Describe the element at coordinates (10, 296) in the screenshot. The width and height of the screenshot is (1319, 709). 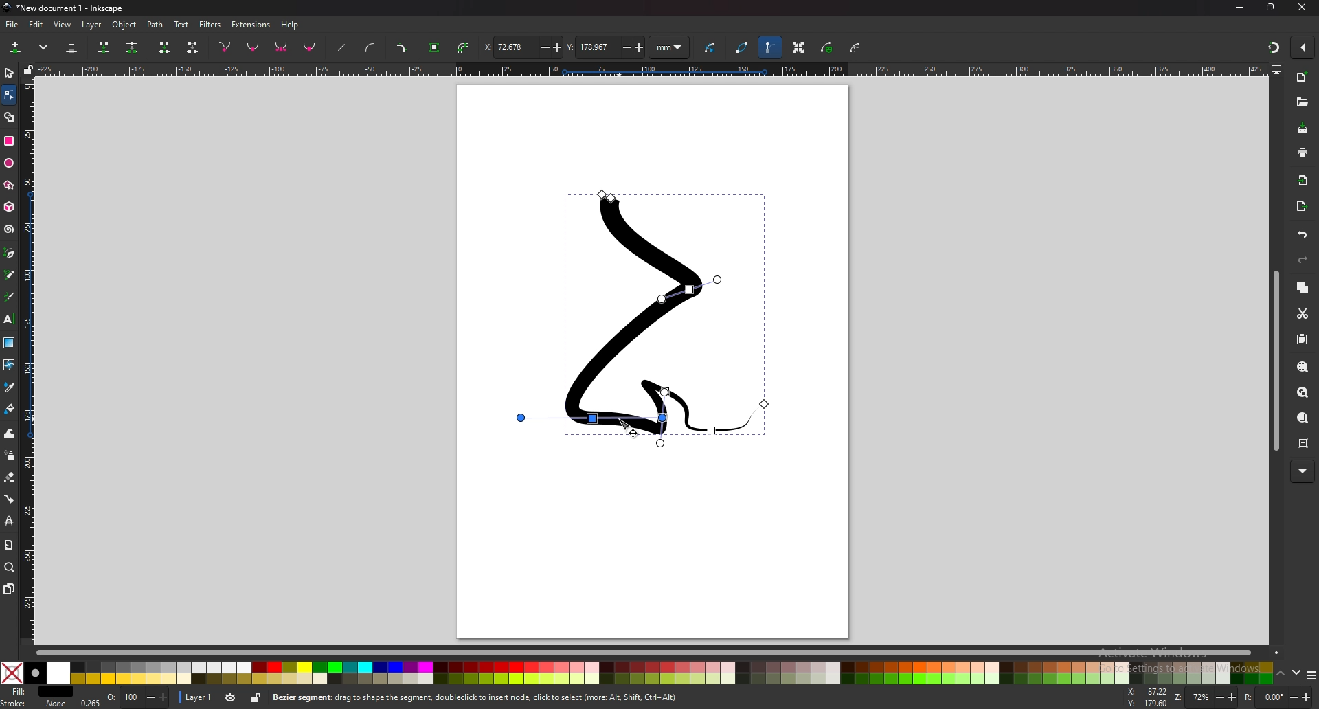
I see `calligraphy` at that location.